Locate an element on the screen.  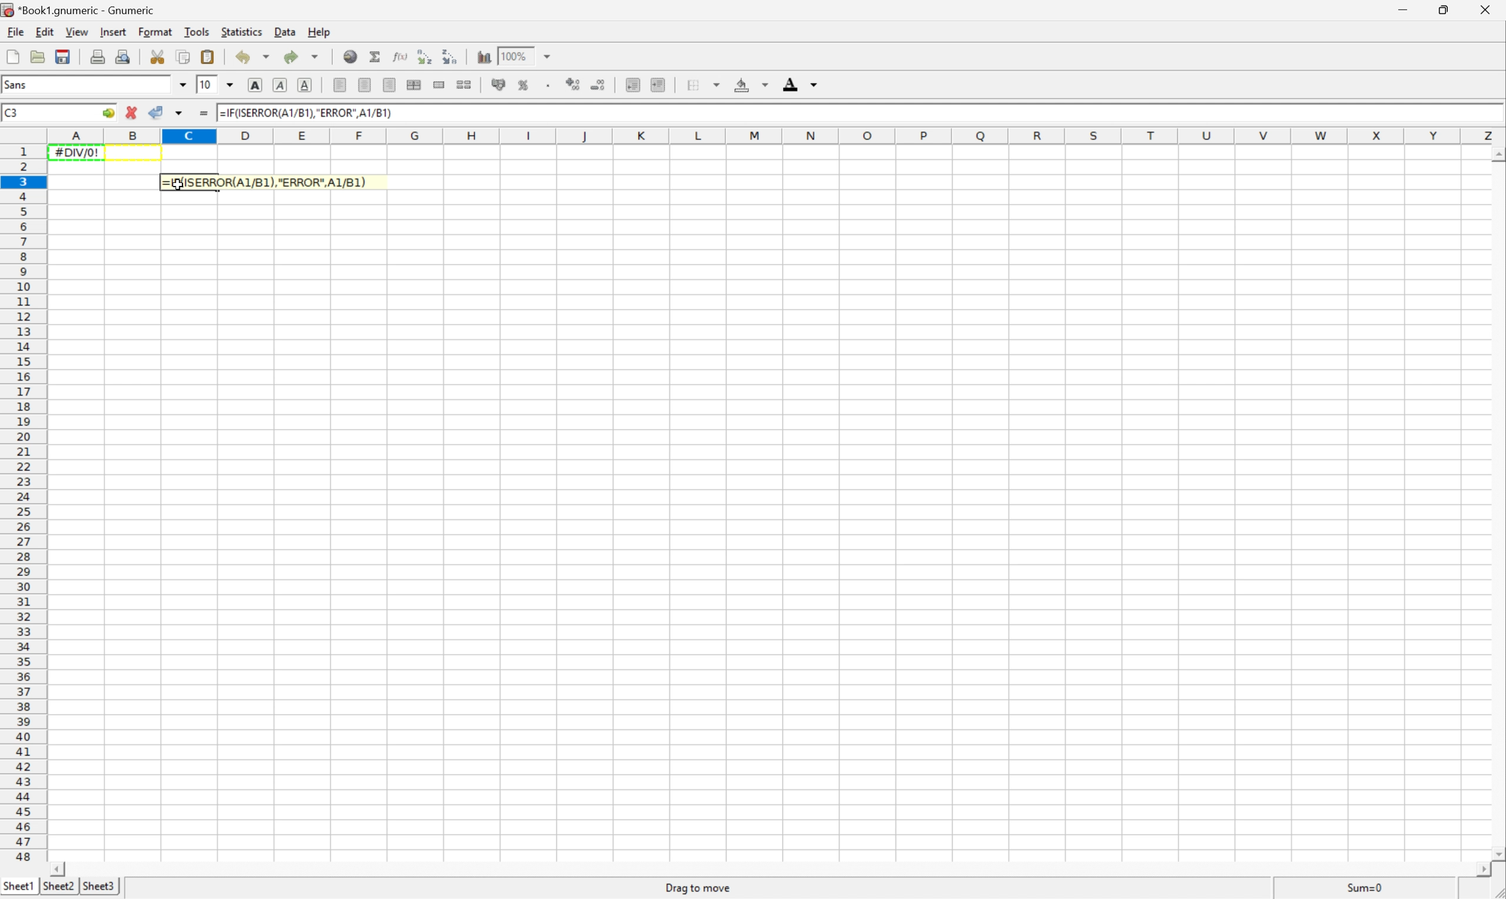
10 is located at coordinates (210, 84).